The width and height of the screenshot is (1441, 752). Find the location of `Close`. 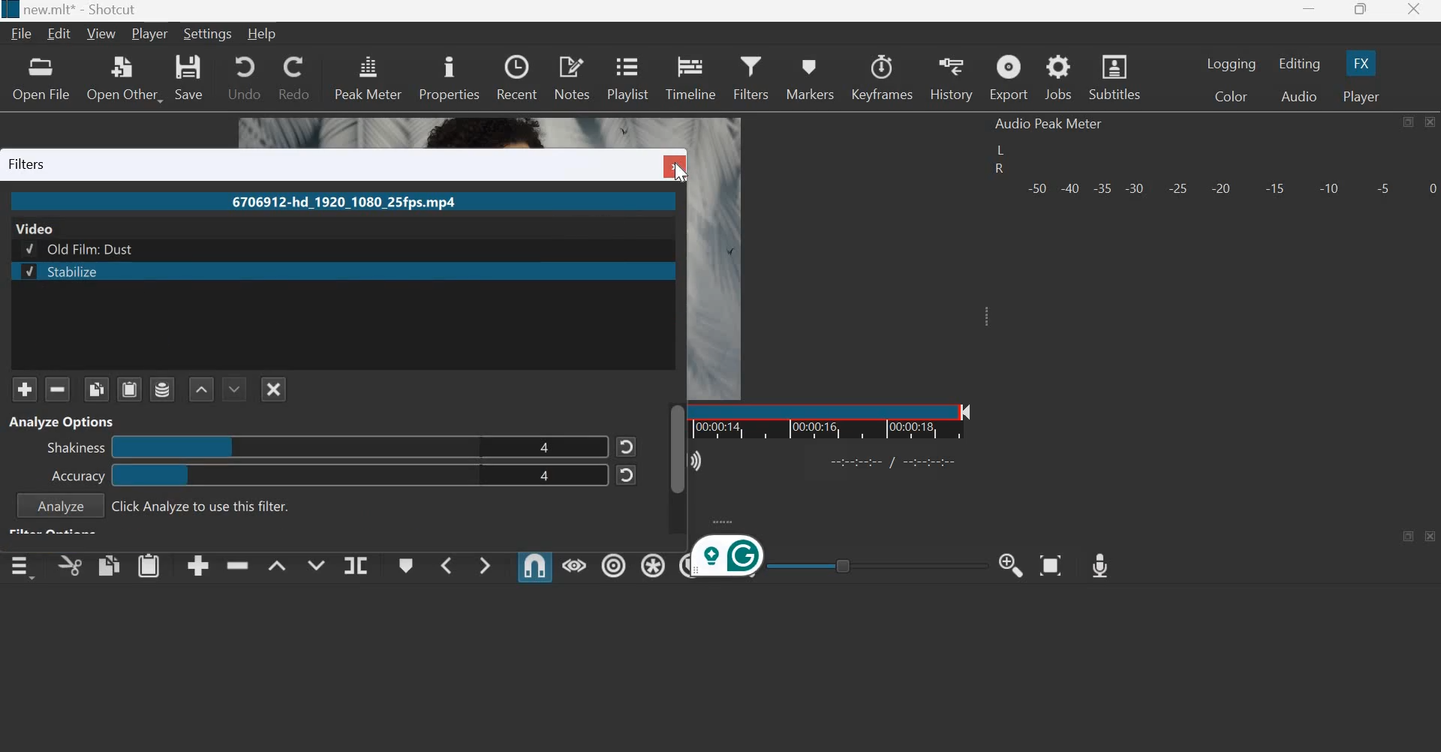

Close is located at coordinates (1431, 122).